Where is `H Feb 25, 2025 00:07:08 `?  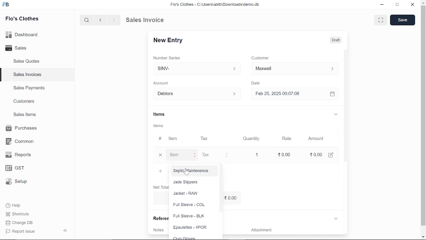
H Feb 25, 2025 00:07:08  is located at coordinates (292, 94).